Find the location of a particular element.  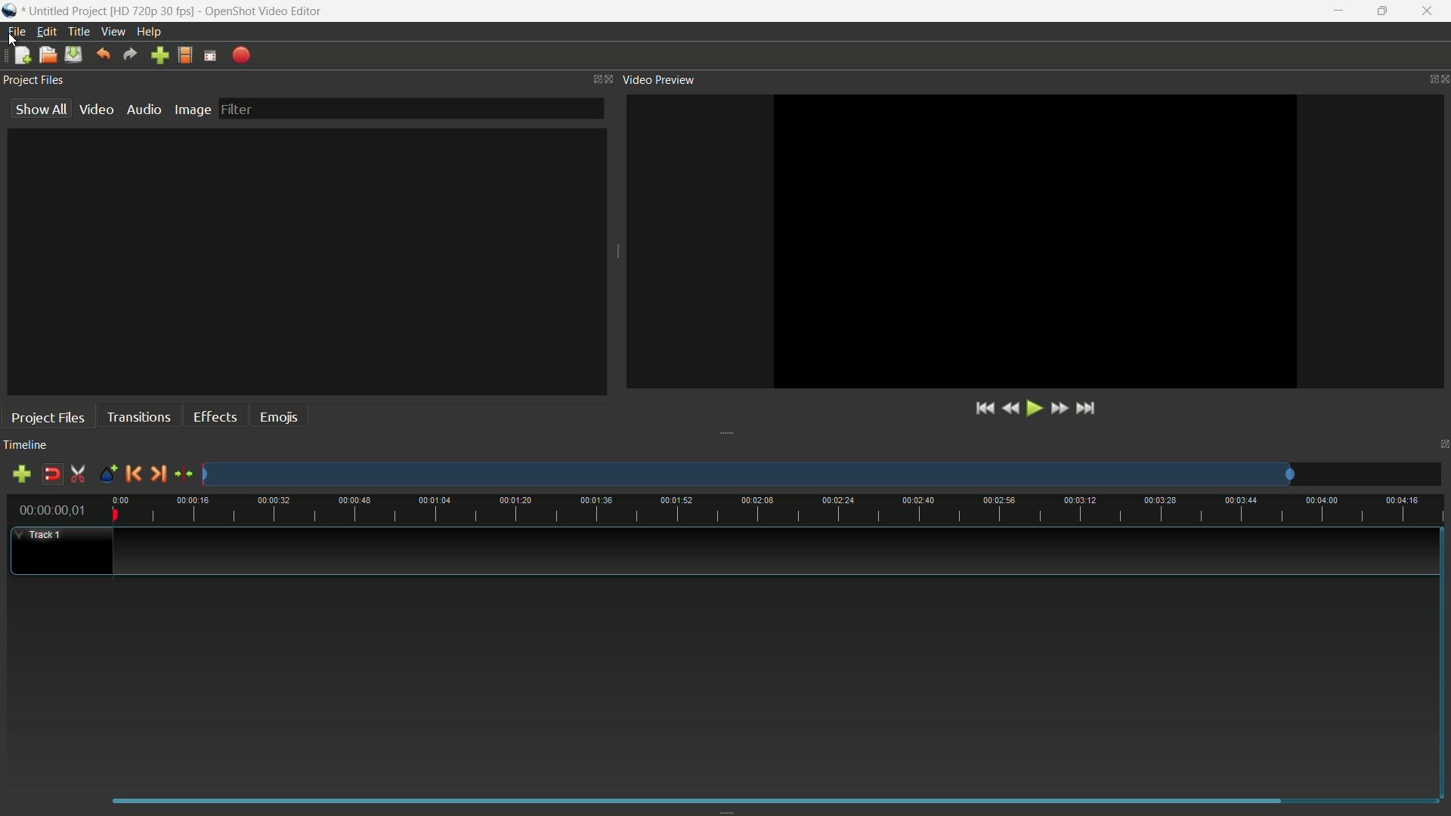

video preview is located at coordinates (659, 79).